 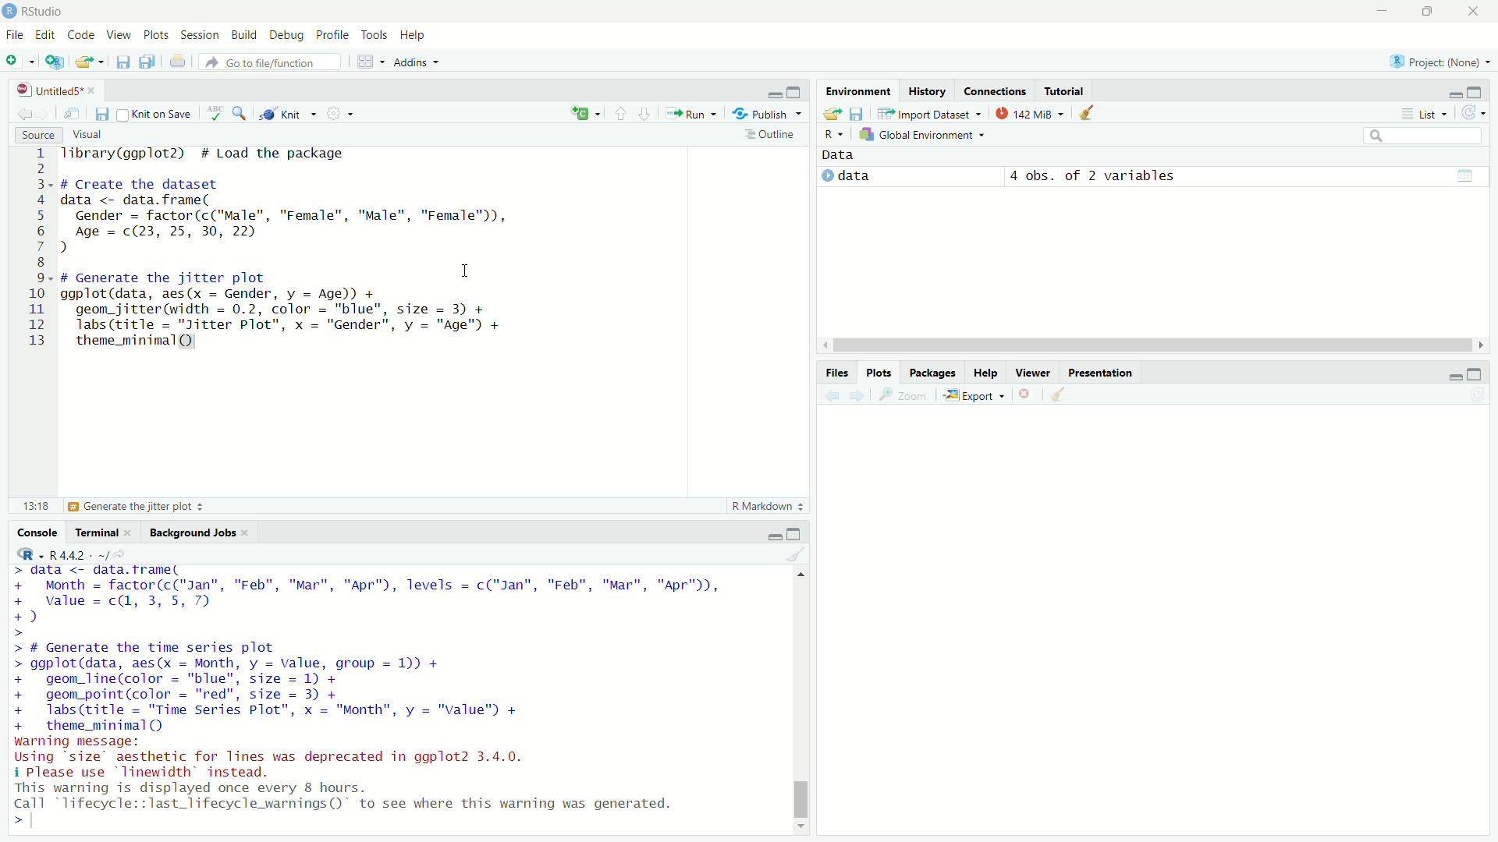 What do you see at coordinates (926, 91) in the screenshot?
I see `history` at bounding box center [926, 91].